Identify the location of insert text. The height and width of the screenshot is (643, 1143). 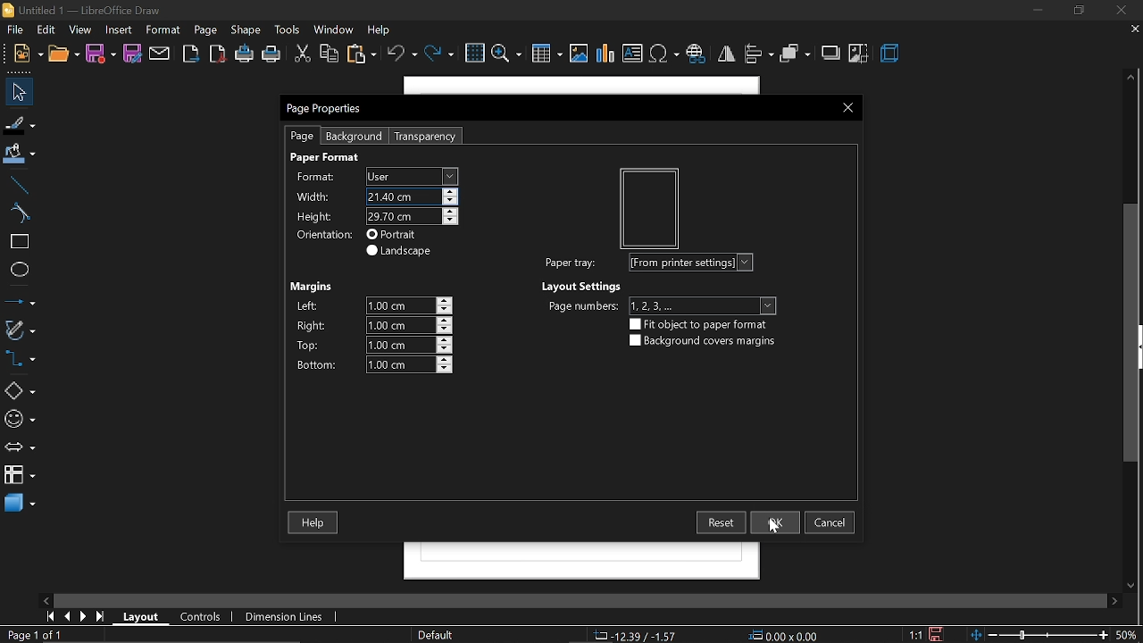
(633, 53).